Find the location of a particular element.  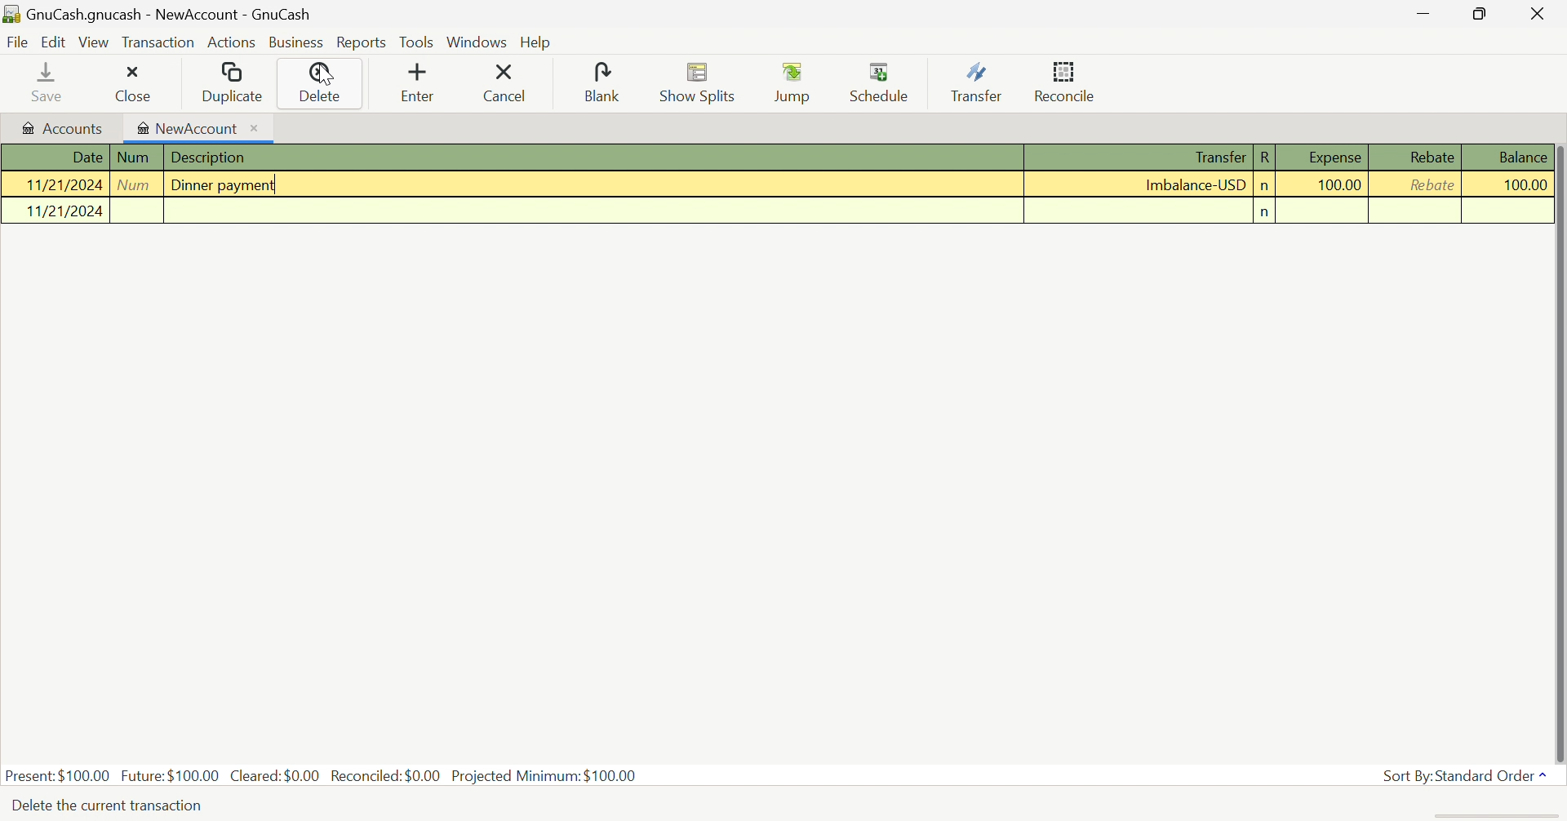

close is located at coordinates (135, 84).